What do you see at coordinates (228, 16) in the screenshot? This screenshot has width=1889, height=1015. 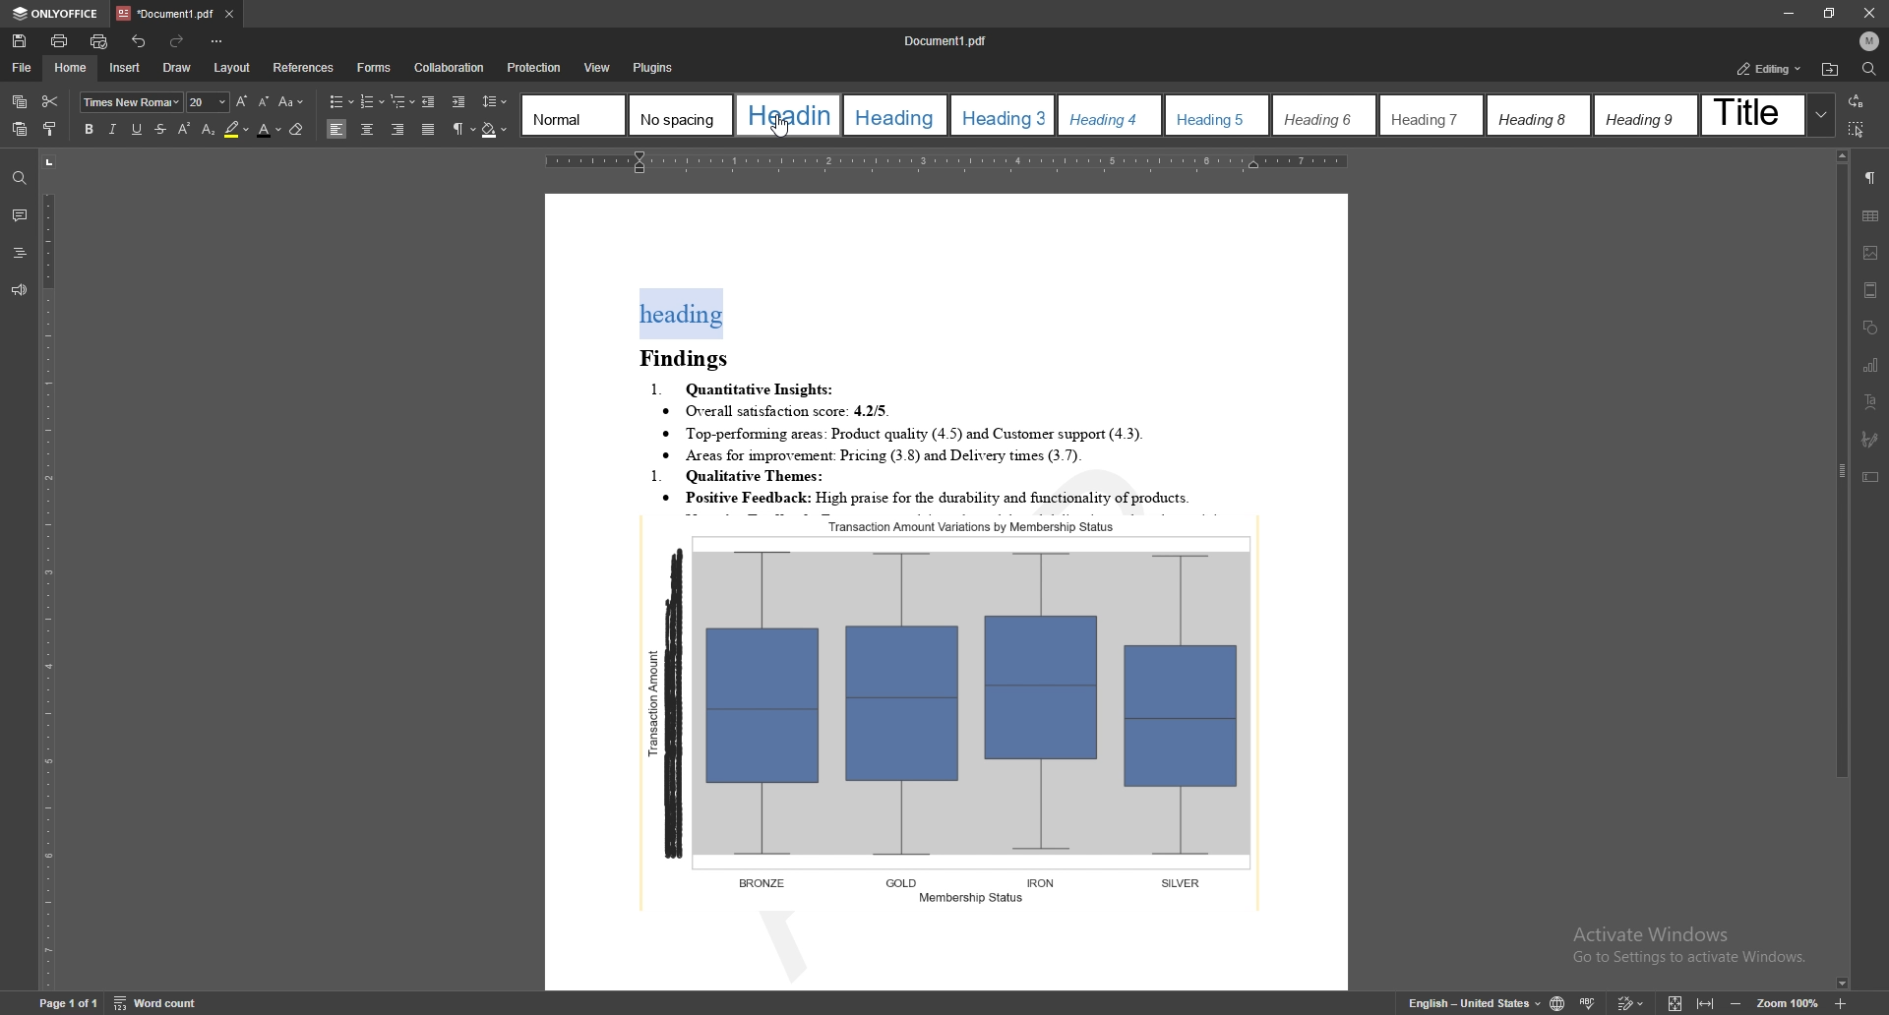 I see `close tab` at bounding box center [228, 16].